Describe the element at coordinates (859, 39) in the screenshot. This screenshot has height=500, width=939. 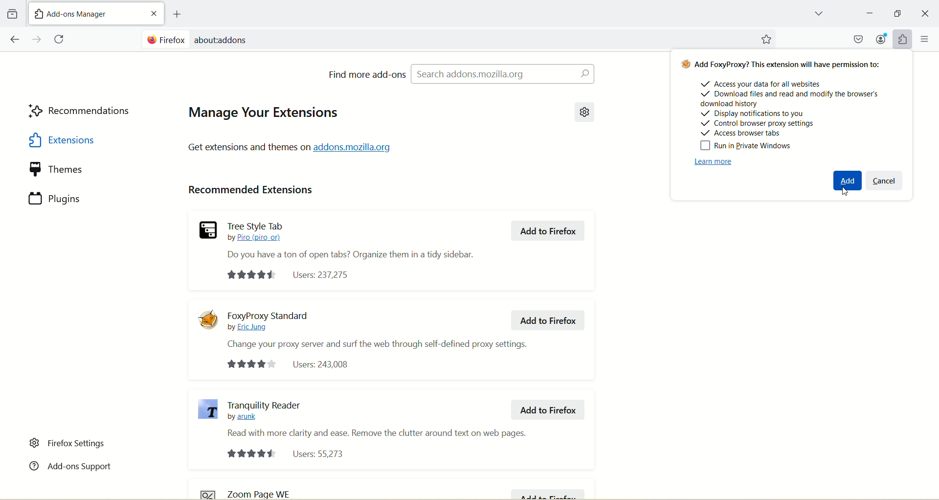
I see `Macsafe` at that location.